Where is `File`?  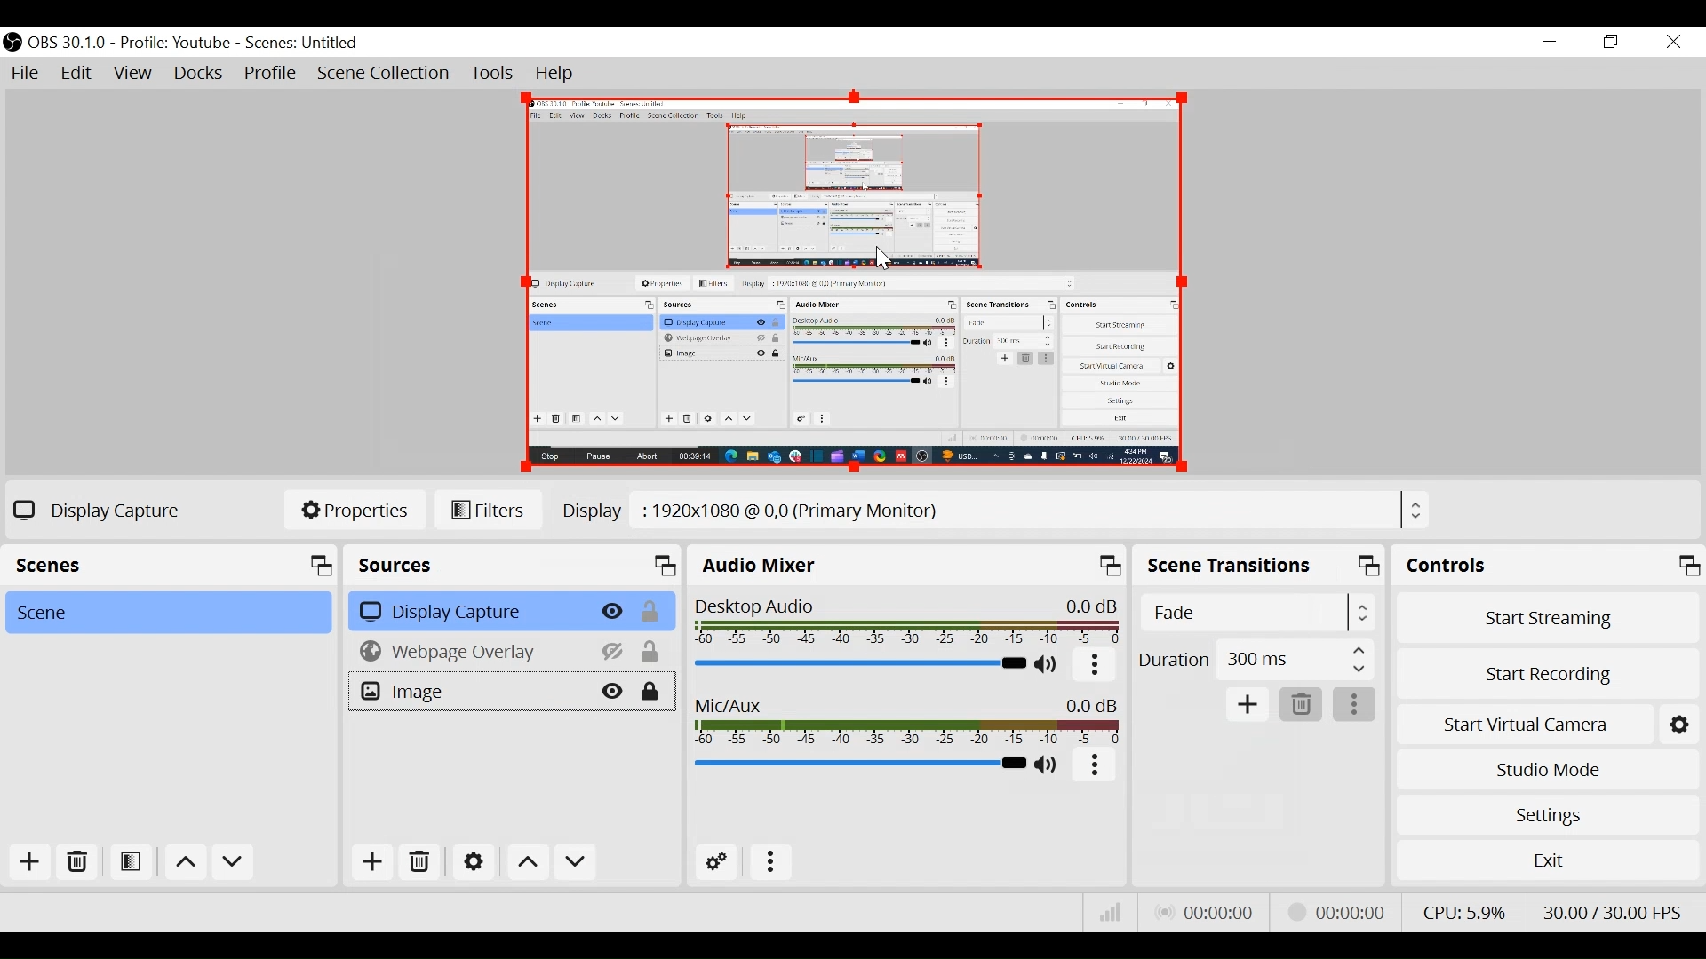 File is located at coordinates (26, 73).